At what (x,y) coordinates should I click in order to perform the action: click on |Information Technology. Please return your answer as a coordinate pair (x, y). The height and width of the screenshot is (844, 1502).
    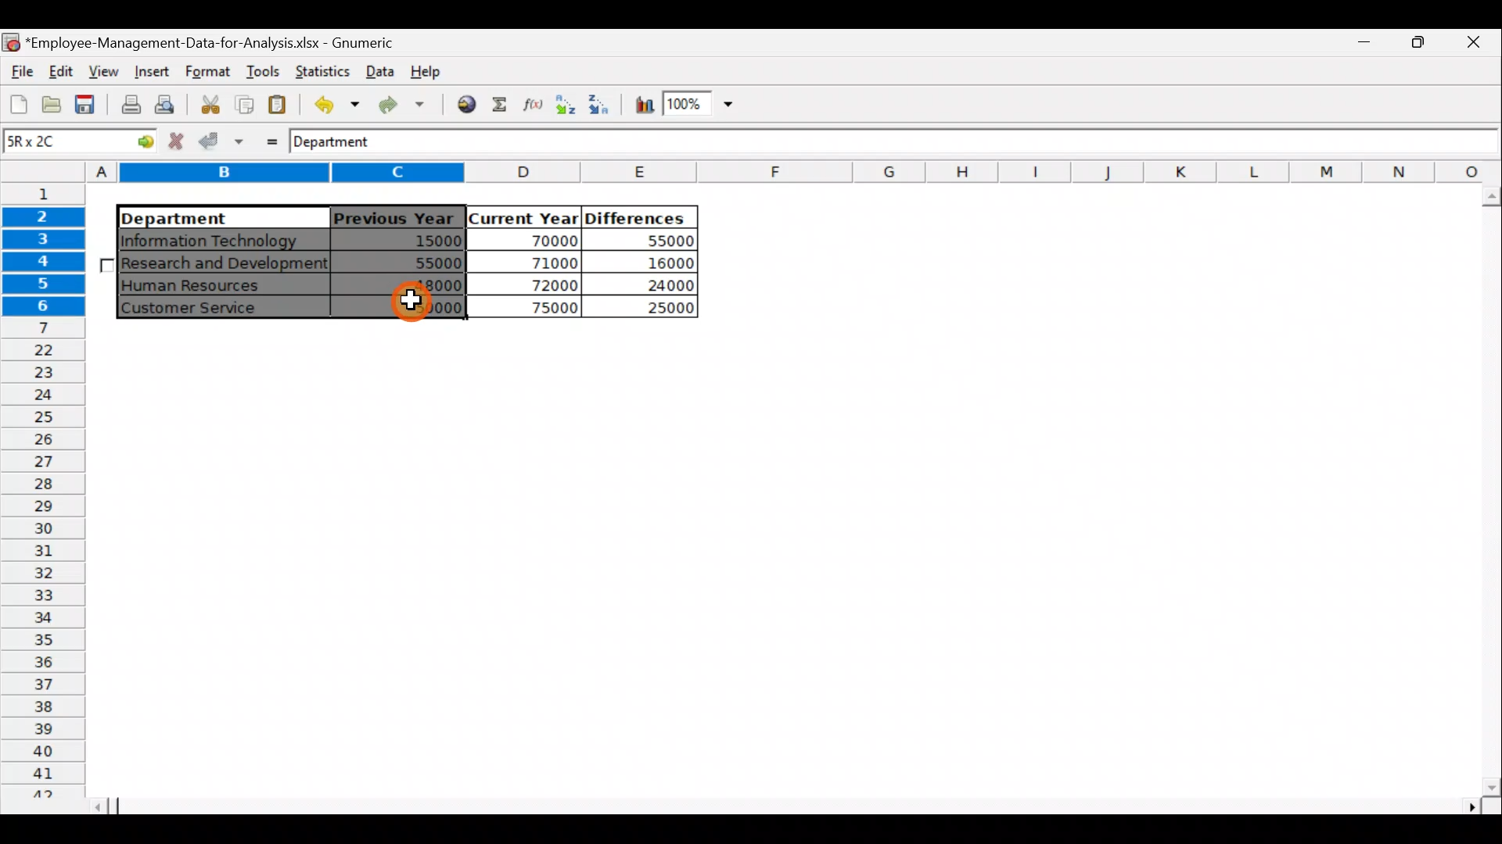
    Looking at the image, I should click on (221, 240).